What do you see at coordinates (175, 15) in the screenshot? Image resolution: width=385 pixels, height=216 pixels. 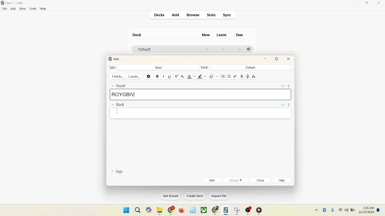 I see `add` at bounding box center [175, 15].